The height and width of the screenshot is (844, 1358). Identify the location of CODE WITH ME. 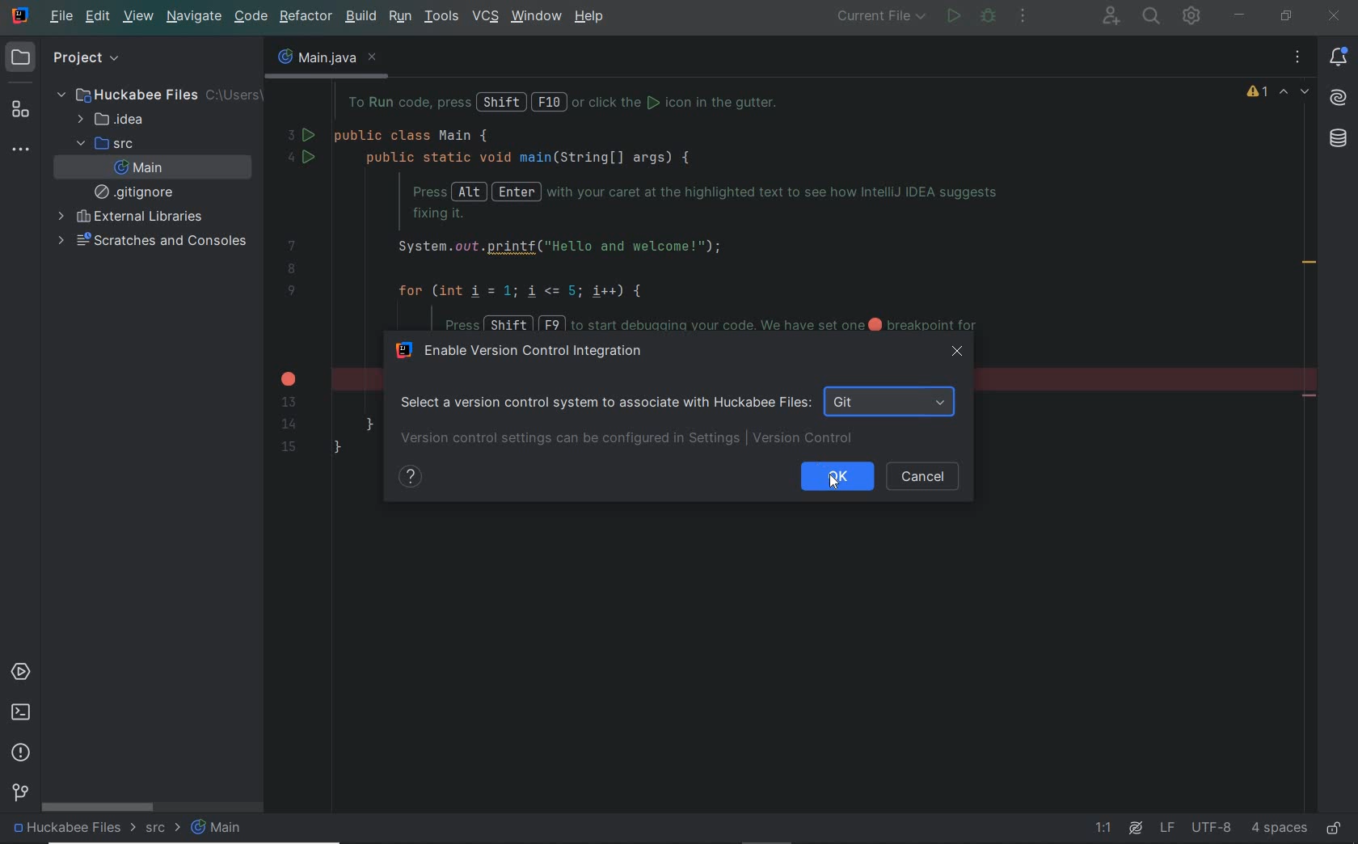
(1111, 15).